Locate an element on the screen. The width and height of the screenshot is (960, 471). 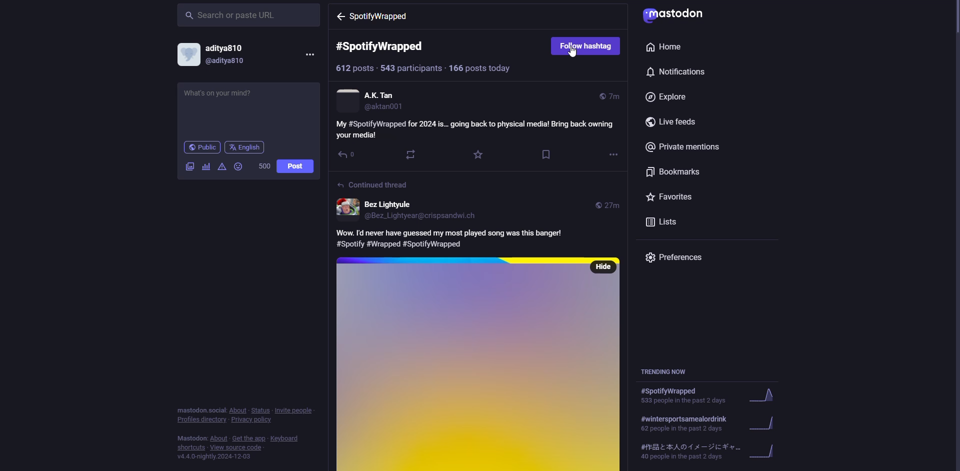
notifications is located at coordinates (680, 72).